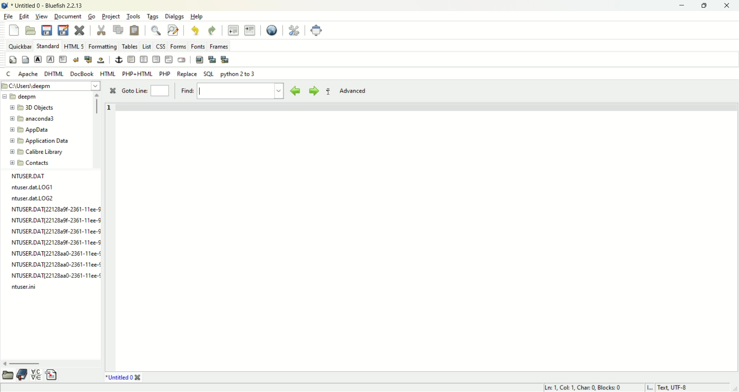  What do you see at coordinates (130, 60) in the screenshot?
I see `horizontal rule` at bounding box center [130, 60].